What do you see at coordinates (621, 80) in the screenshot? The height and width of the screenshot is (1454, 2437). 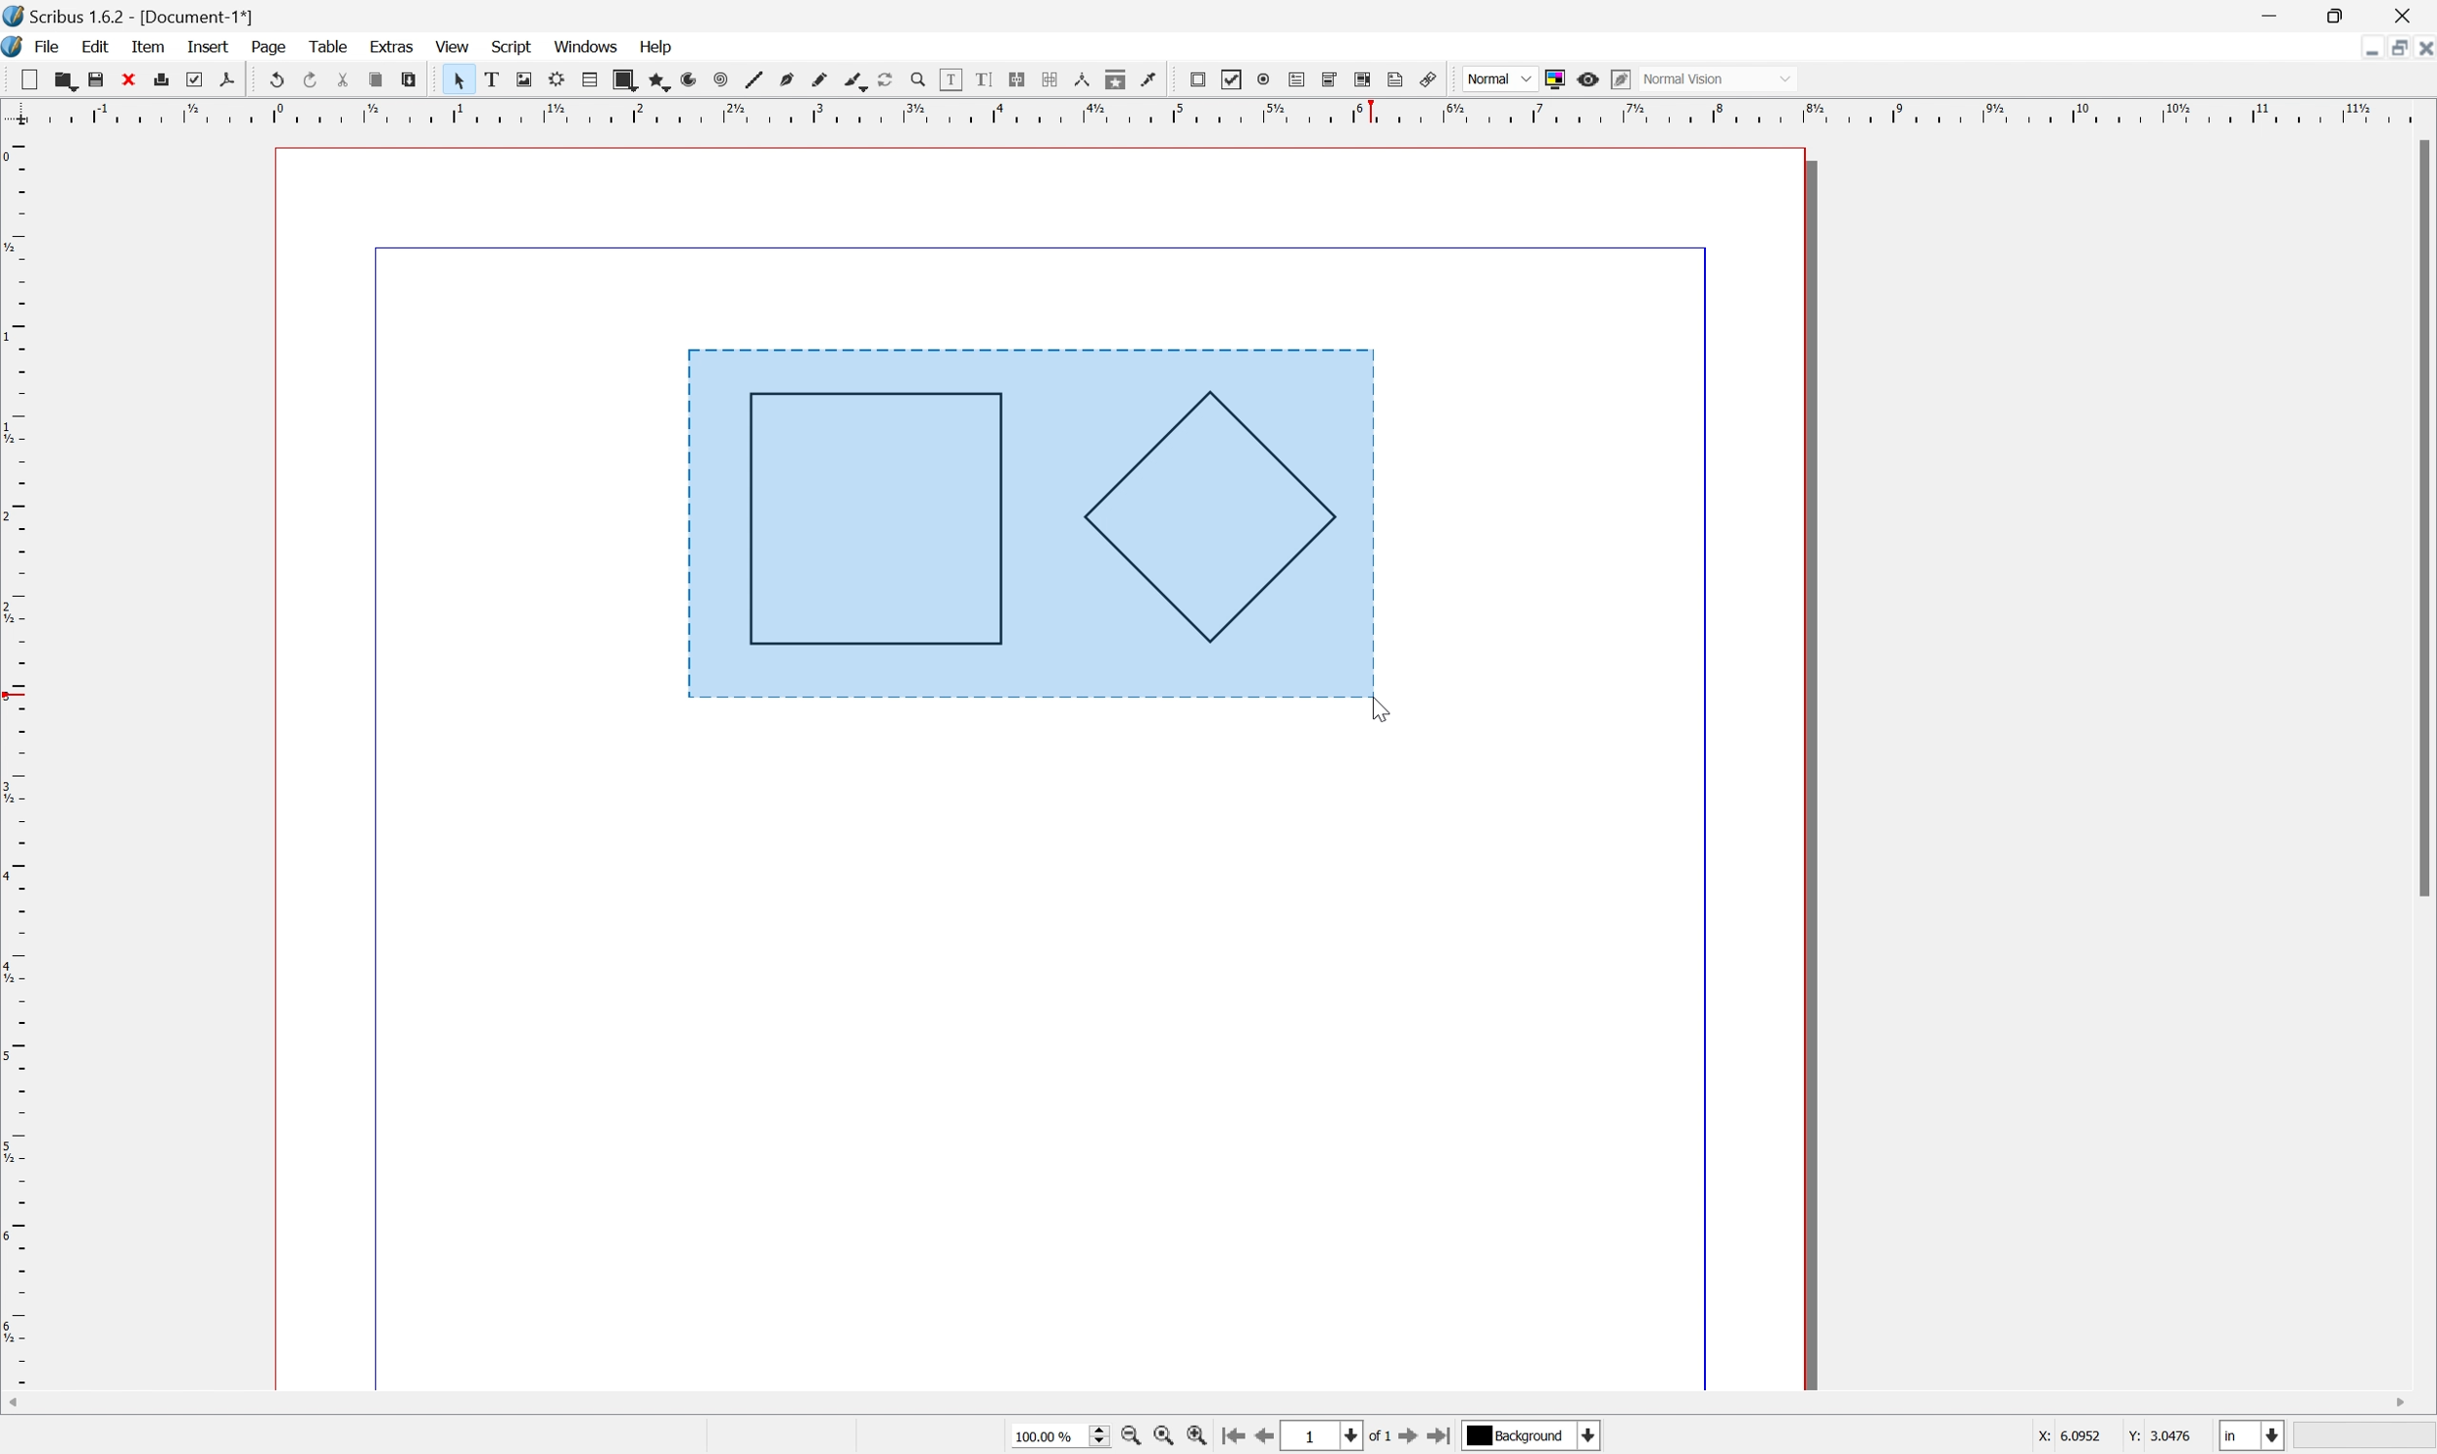 I see `shape` at bounding box center [621, 80].